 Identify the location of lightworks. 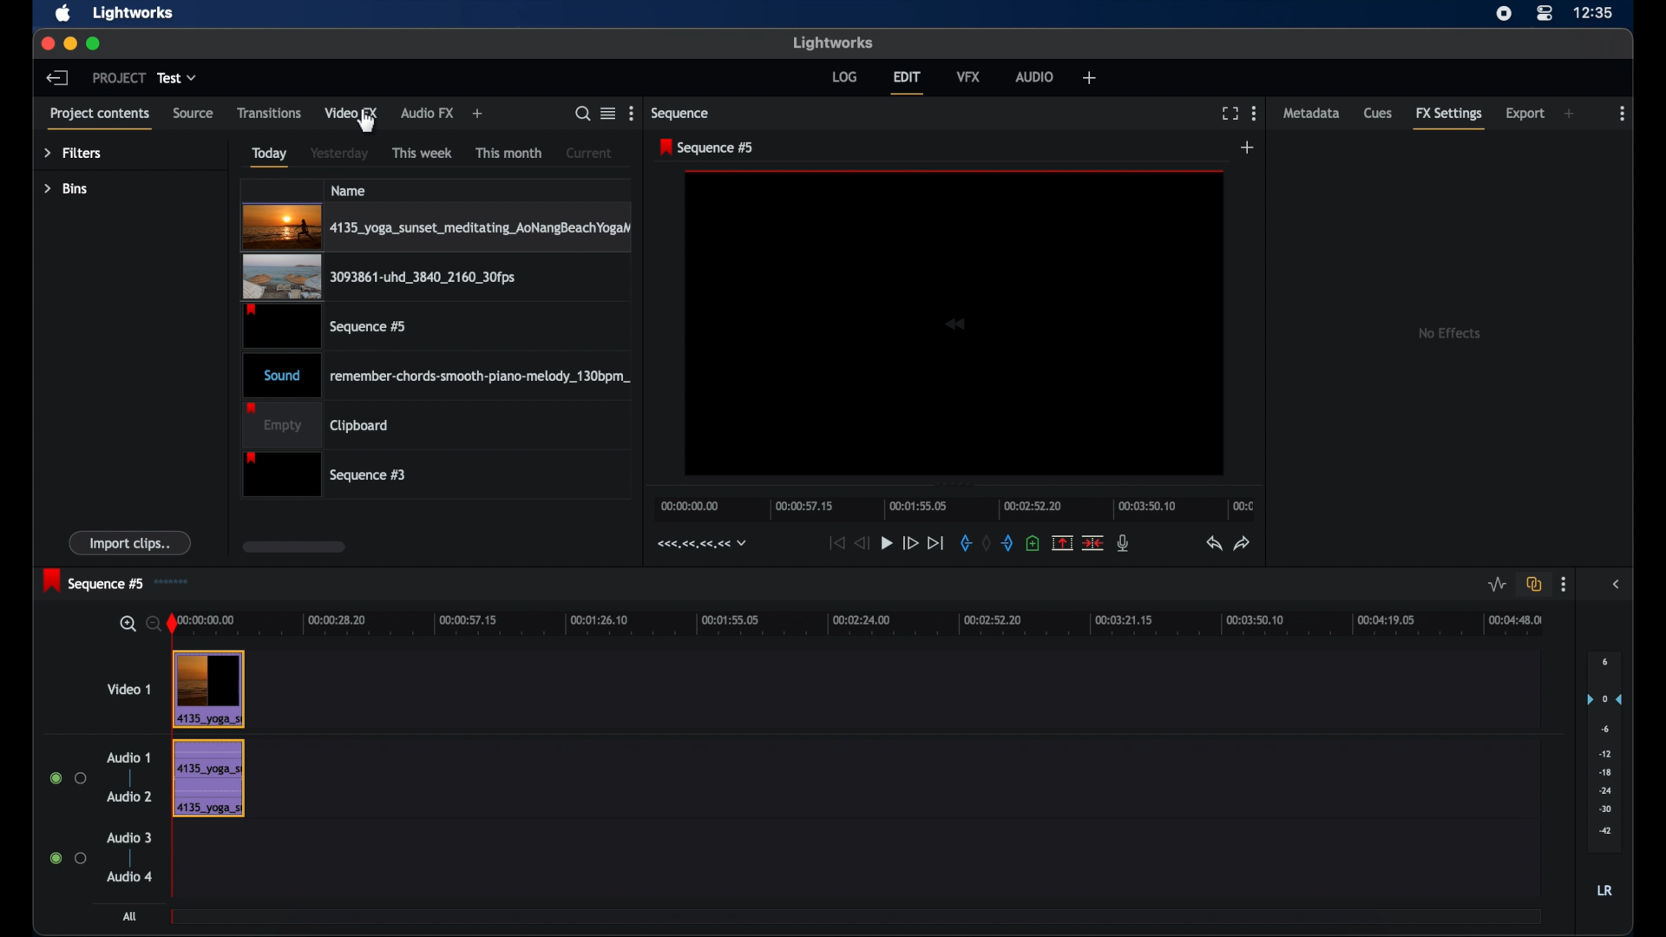
(832, 43).